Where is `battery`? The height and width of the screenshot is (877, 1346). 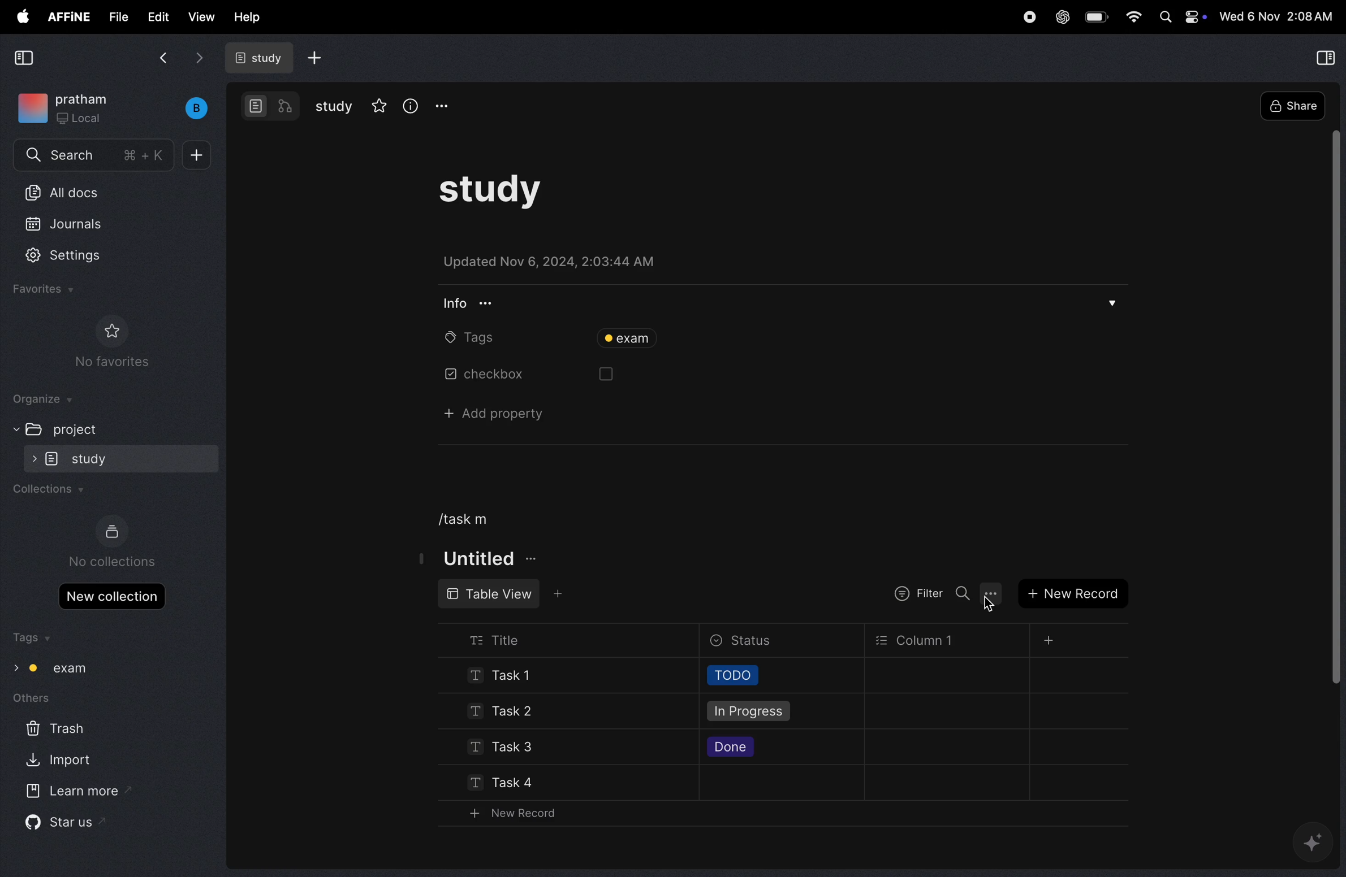
battery is located at coordinates (1094, 16).